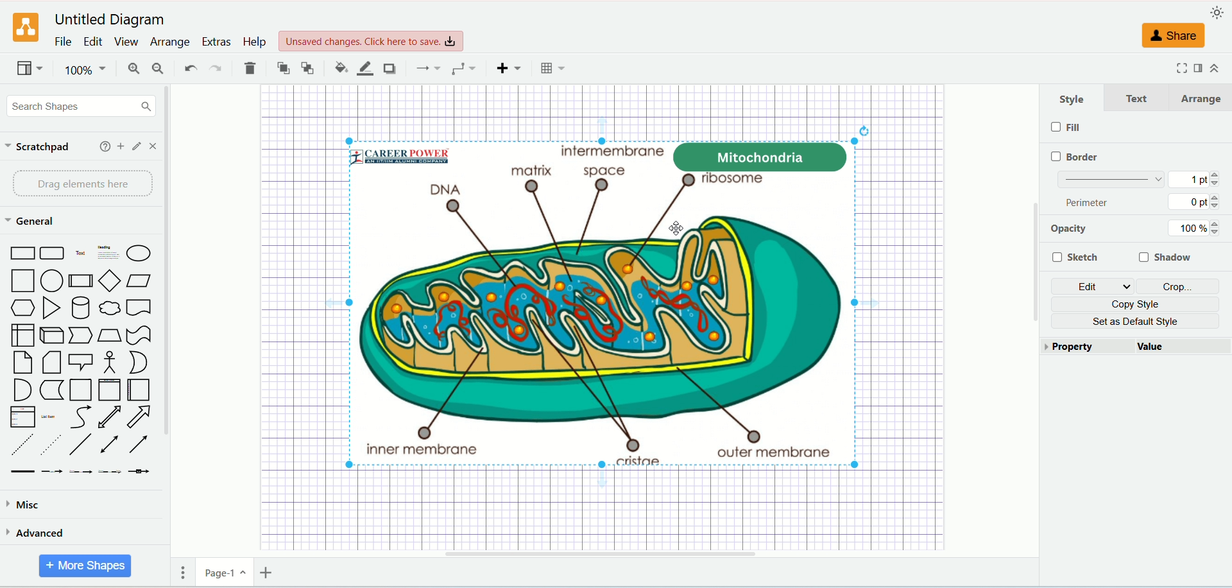 The image size is (1232, 588). I want to click on Dashed Line, so click(22, 445).